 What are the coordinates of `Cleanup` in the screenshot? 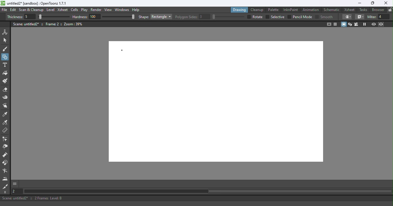 It's located at (258, 9).